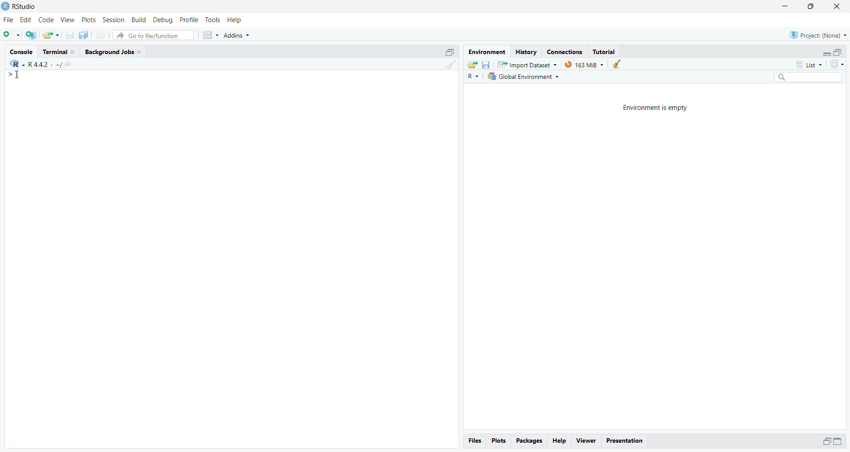 The height and width of the screenshot is (452, 850). What do you see at coordinates (818, 35) in the screenshot?
I see `Project: (None)` at bounding box center [818, 35].